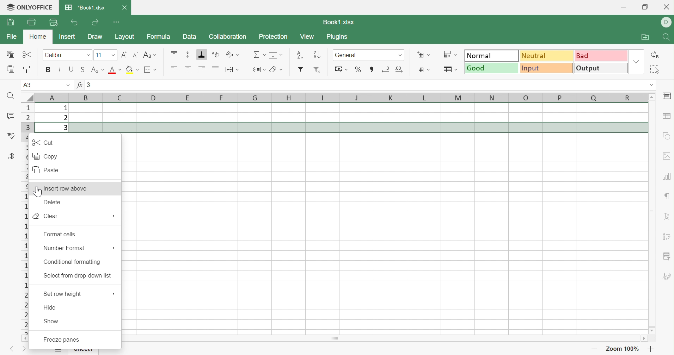 This screenshot has width=674, height=355. I want to click on Orientation, so click(229, 54).